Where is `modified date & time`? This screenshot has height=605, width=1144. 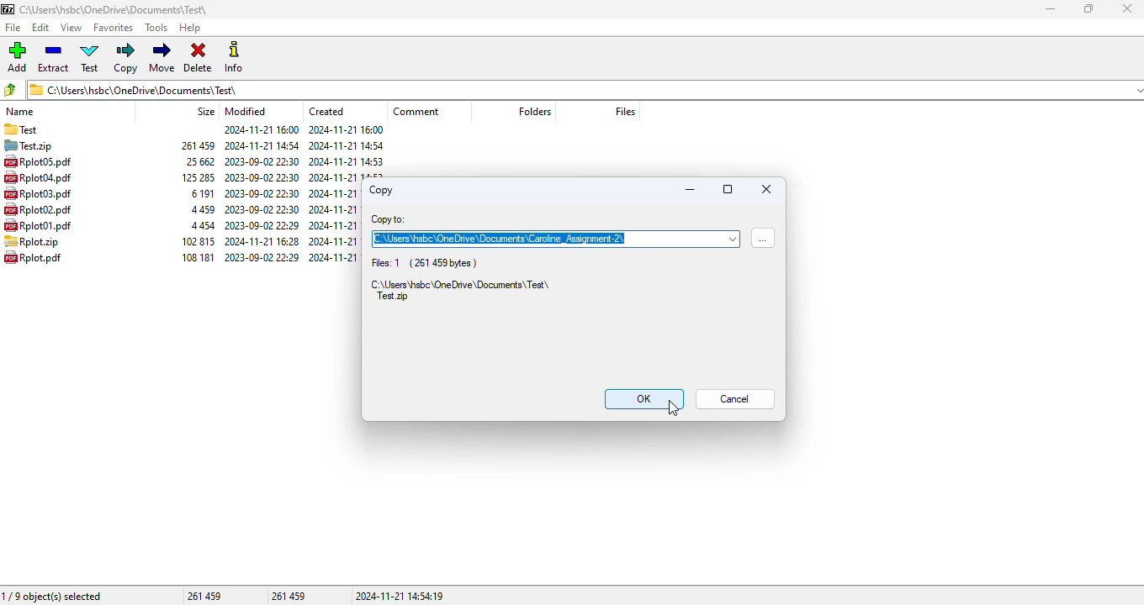
modified date & time is located at coordinates (262, 178).